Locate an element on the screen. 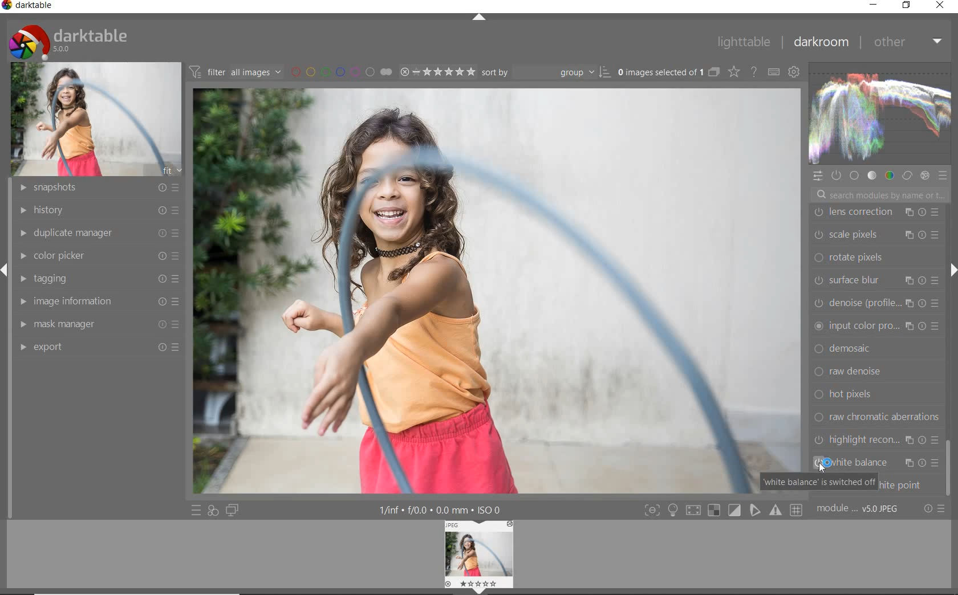 This screenshot has width=958, height=595. colorize is located at coordinates (877, 467).